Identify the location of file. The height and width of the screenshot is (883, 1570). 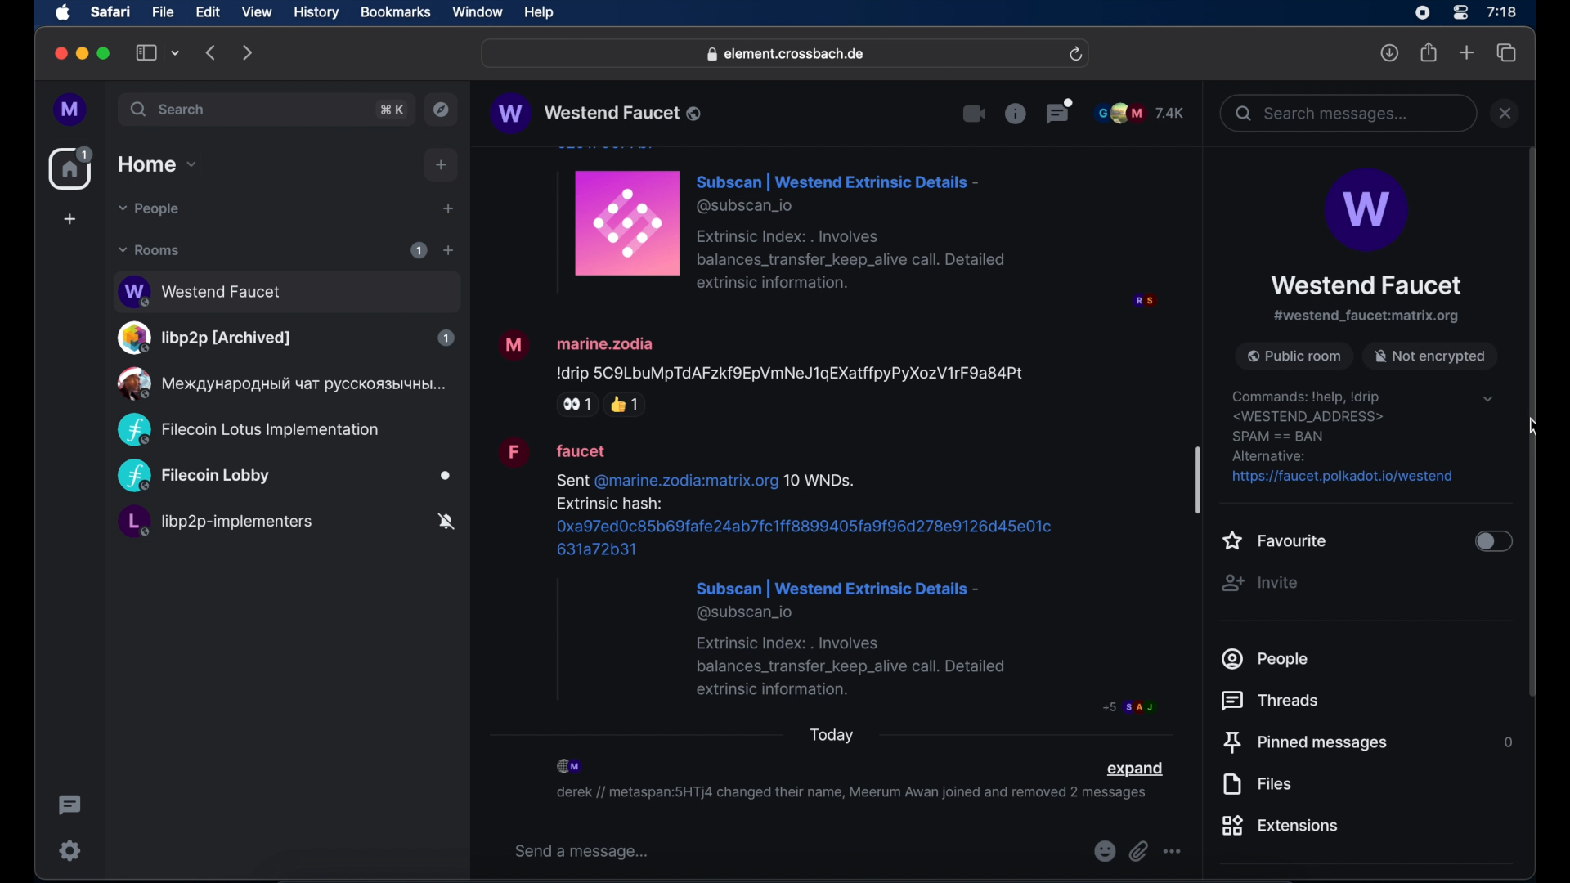
(163, 12).